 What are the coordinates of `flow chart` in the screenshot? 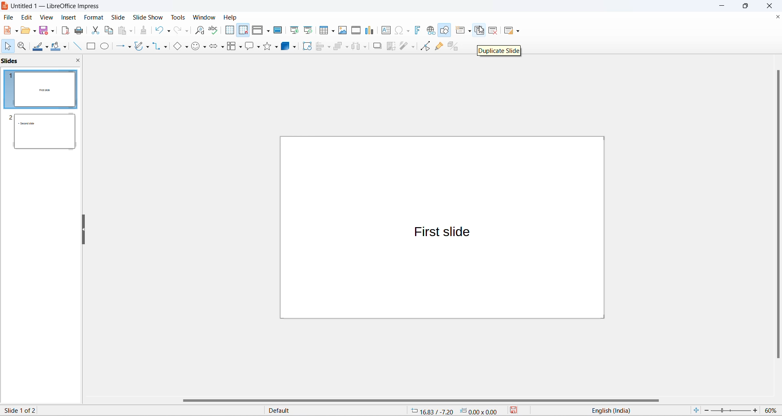 It's located at (230, 46).